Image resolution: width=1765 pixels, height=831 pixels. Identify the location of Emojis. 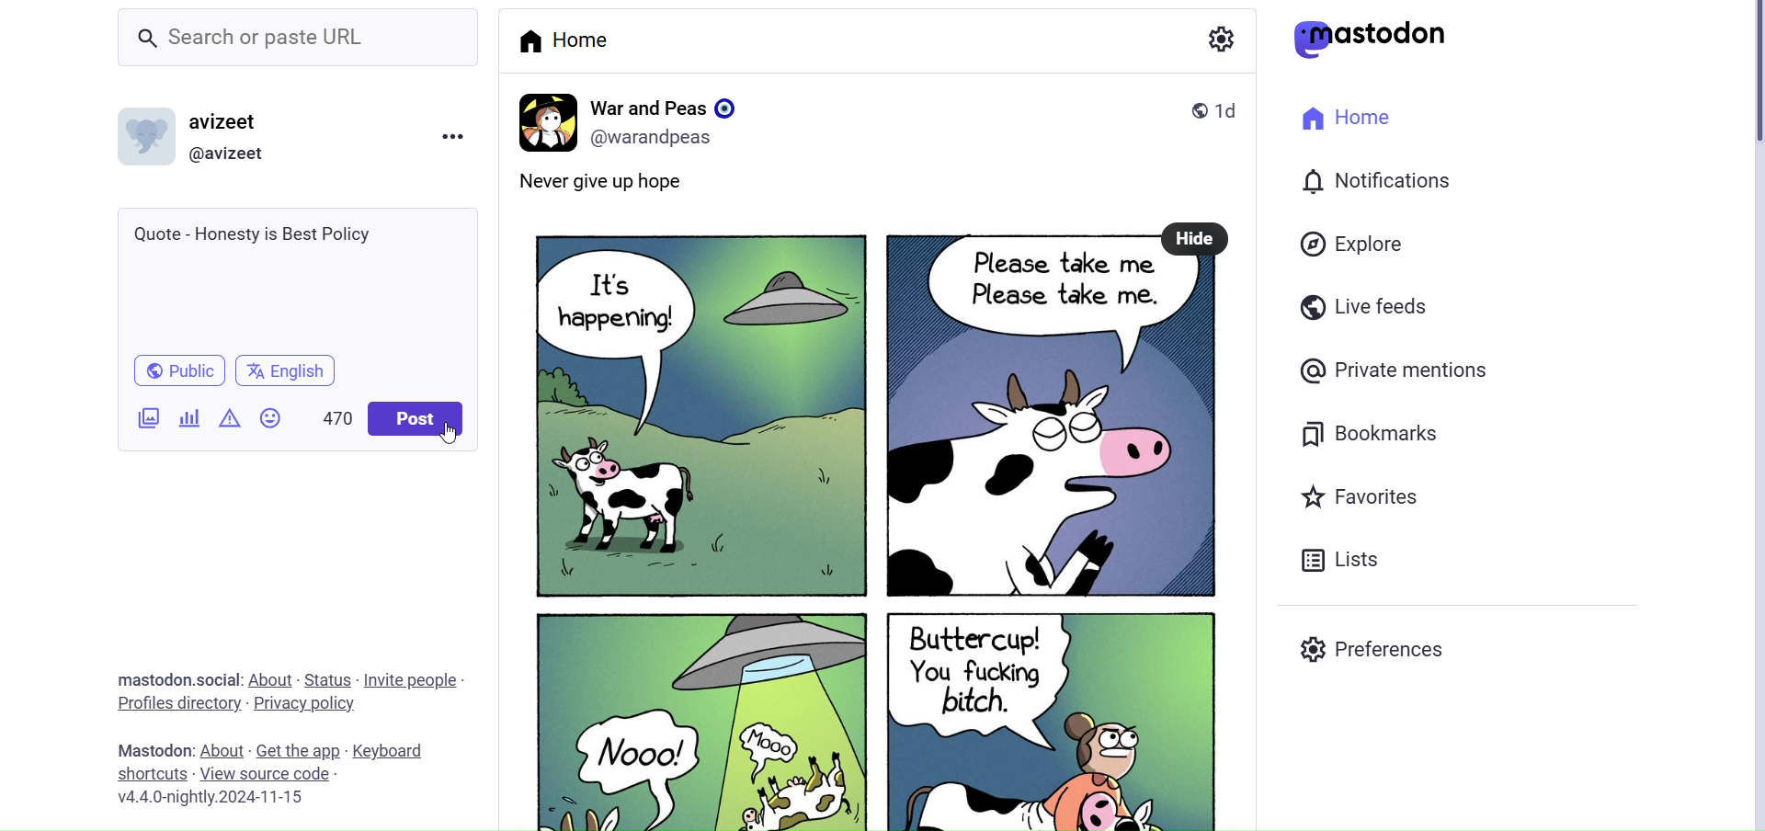
(269, 416).